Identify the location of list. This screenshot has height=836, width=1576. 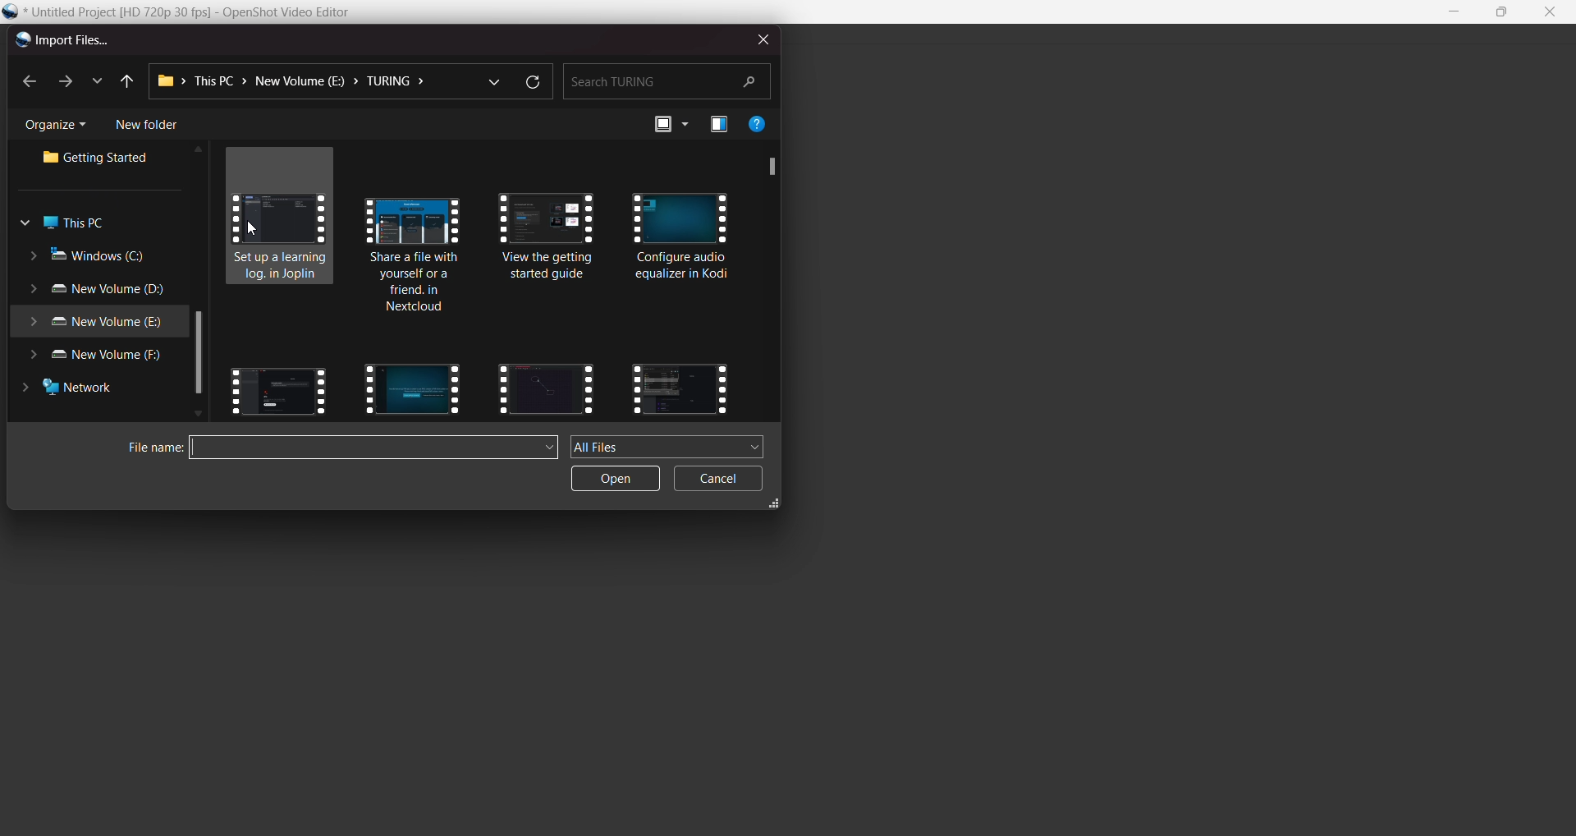
(95, 79).